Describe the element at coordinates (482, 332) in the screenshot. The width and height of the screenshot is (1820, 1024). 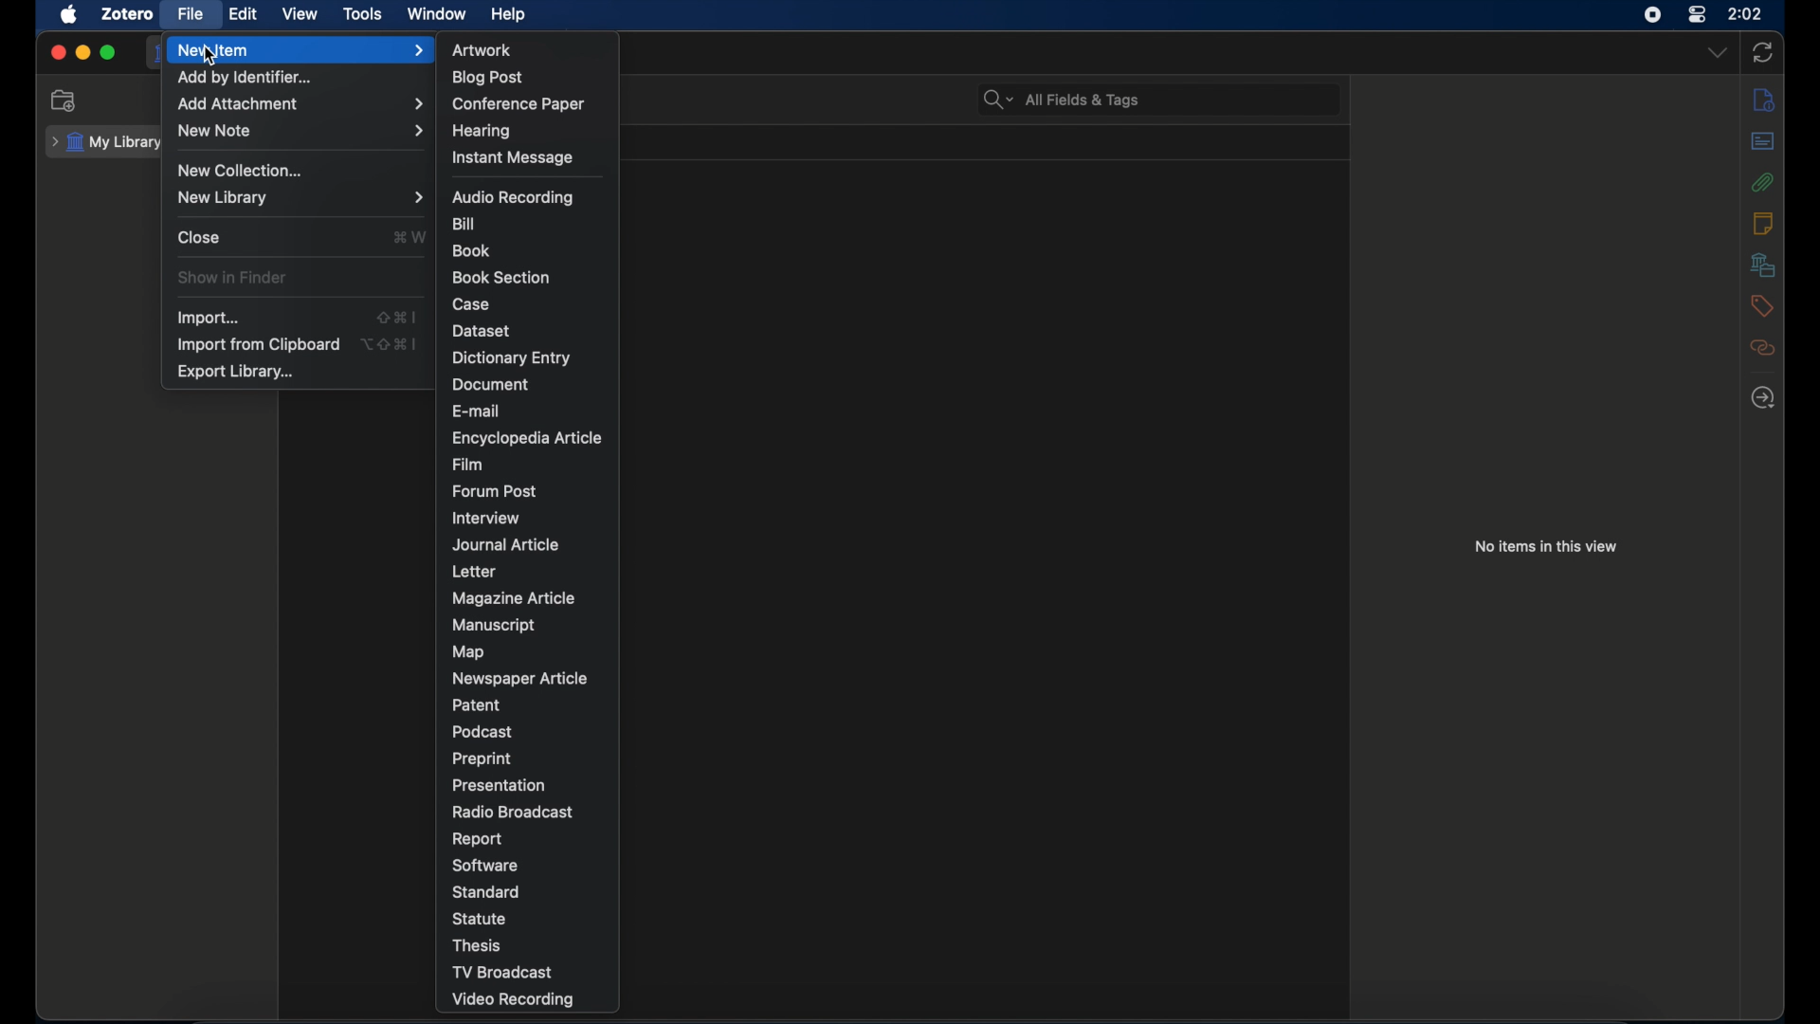
I see `dataset` at that location.